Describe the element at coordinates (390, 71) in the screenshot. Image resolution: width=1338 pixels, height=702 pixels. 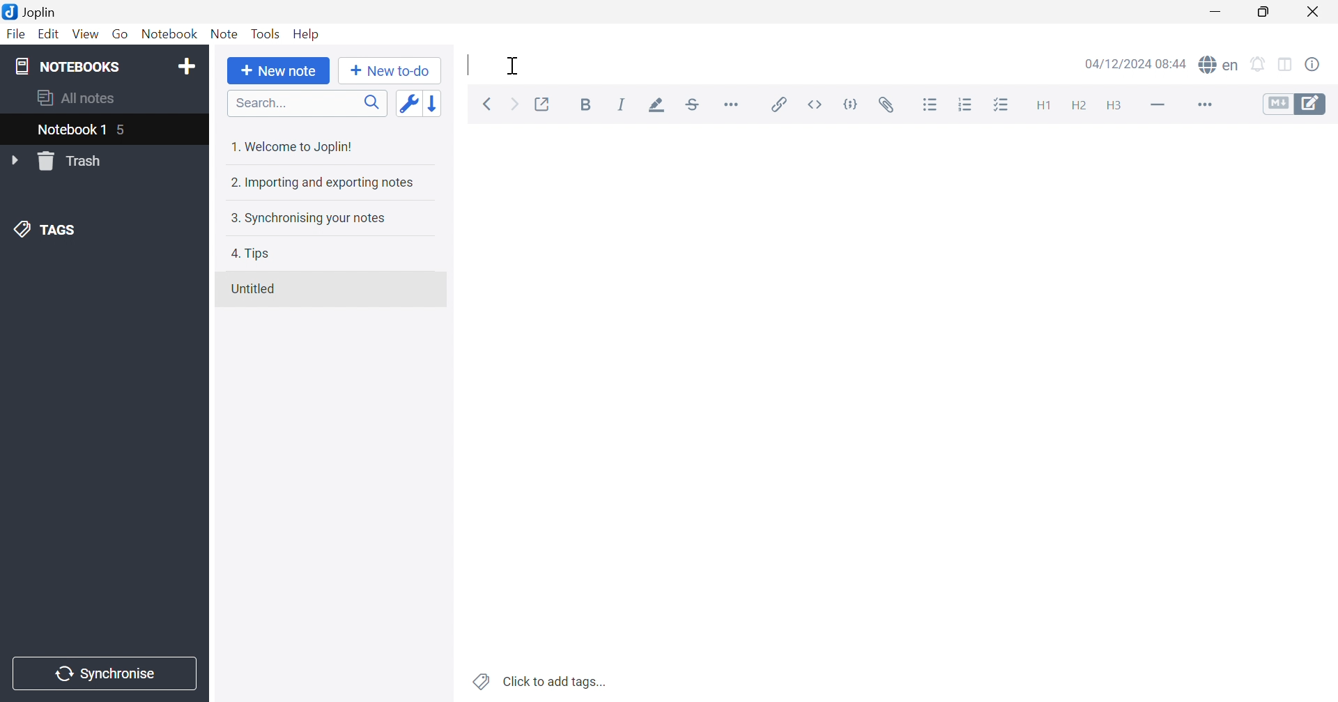
I see `New to-do` at that location.